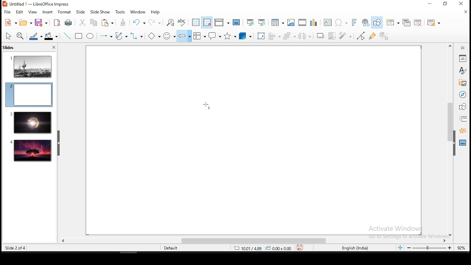 This screenshot has width=471, height=265. Describe the element at coordinates (156, 12) in the screenshot. I see `help` at that location.